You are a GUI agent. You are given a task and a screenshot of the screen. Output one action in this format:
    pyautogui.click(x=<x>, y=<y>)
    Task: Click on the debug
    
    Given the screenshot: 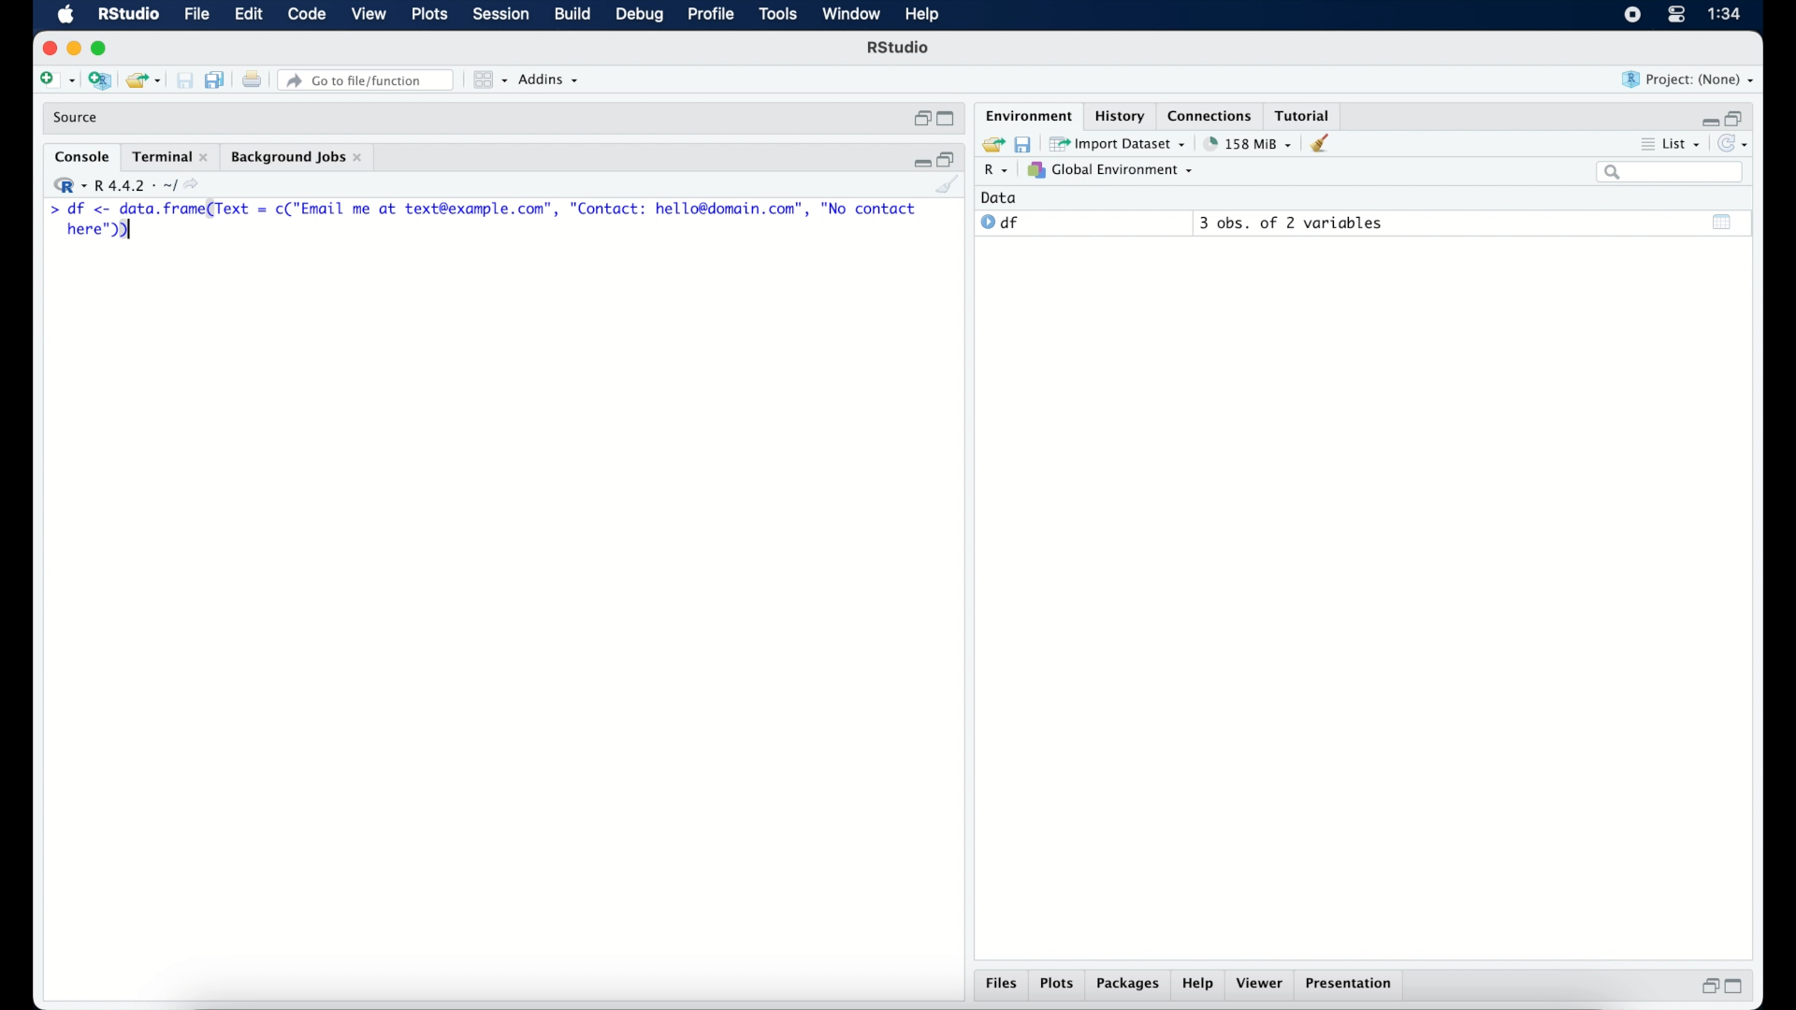 What is the action you would take?
    pyautogui.click(x=640, y=16)
    